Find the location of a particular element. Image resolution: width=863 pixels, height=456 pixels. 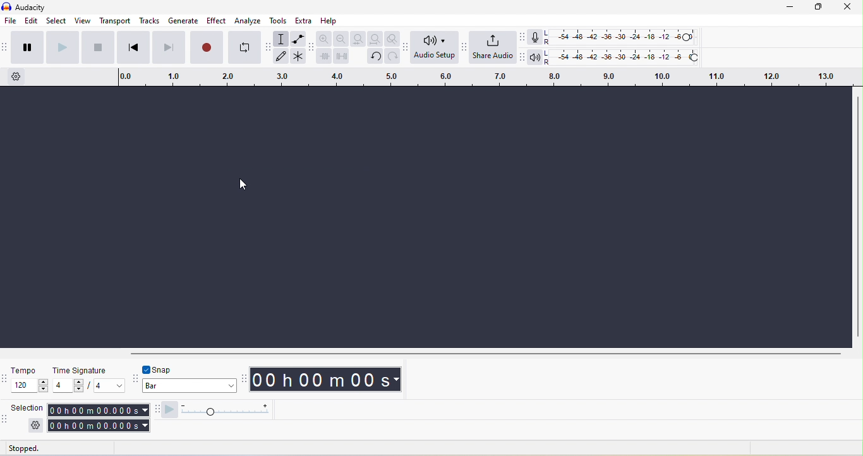

close is located at coordinates (848, 7).